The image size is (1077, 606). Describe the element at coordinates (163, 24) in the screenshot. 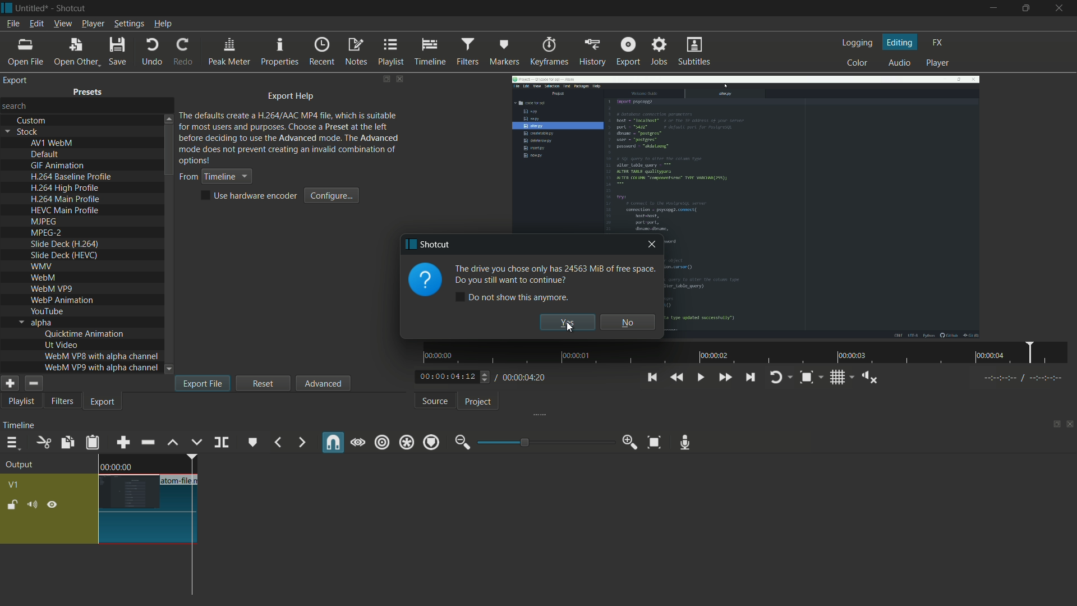

I see `help menu` at that location.